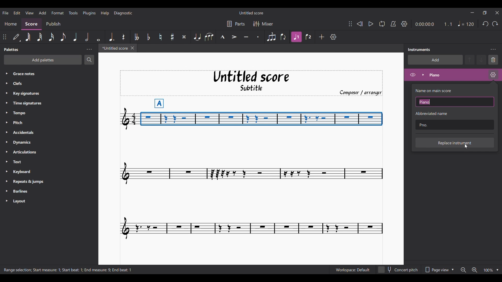 The width and height of the screenshot is (502, 282). What do you see at coordinates (98, 37) in the screenshot?
I see `Whole note` at bounding box center [98, 37].